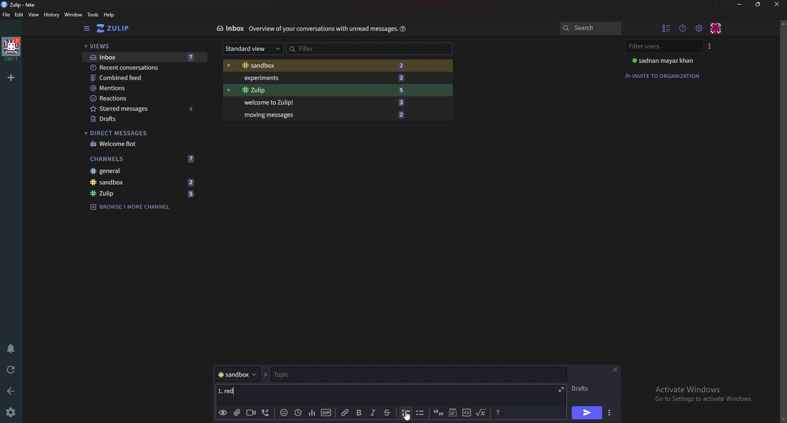  Describe the element at coordinates (12, 369) in the screenshot. I see `Reload` at that location.